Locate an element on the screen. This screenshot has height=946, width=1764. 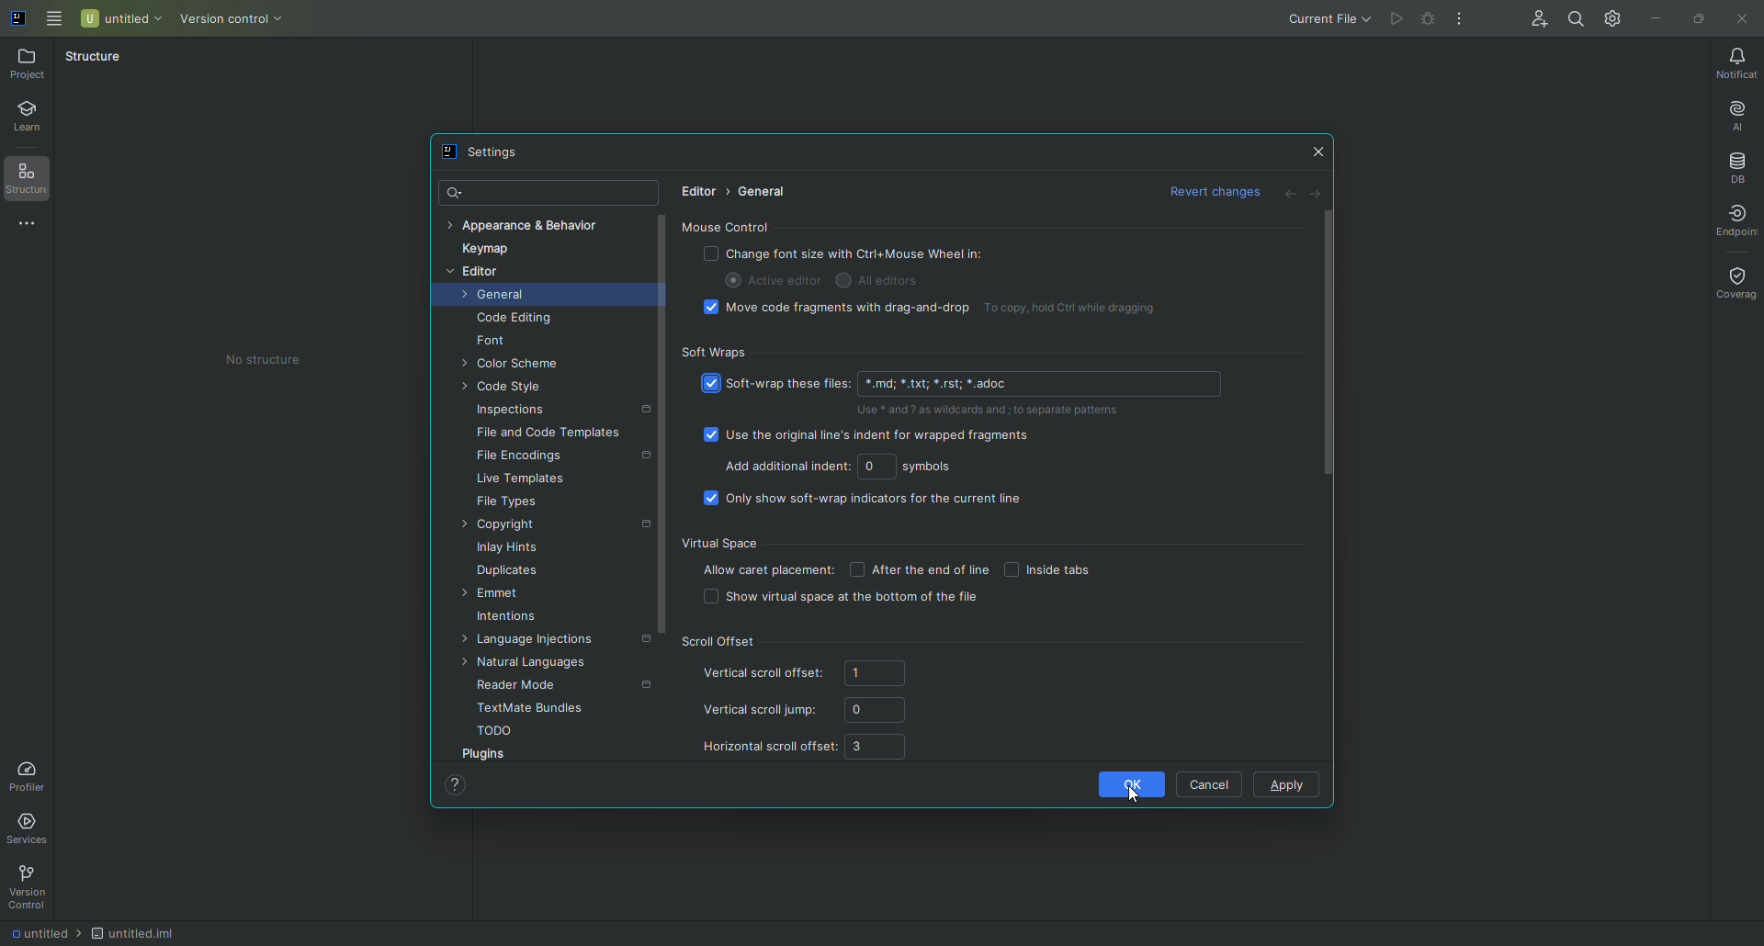
Appearance and Behaviour is located at coordinates (536, 224).